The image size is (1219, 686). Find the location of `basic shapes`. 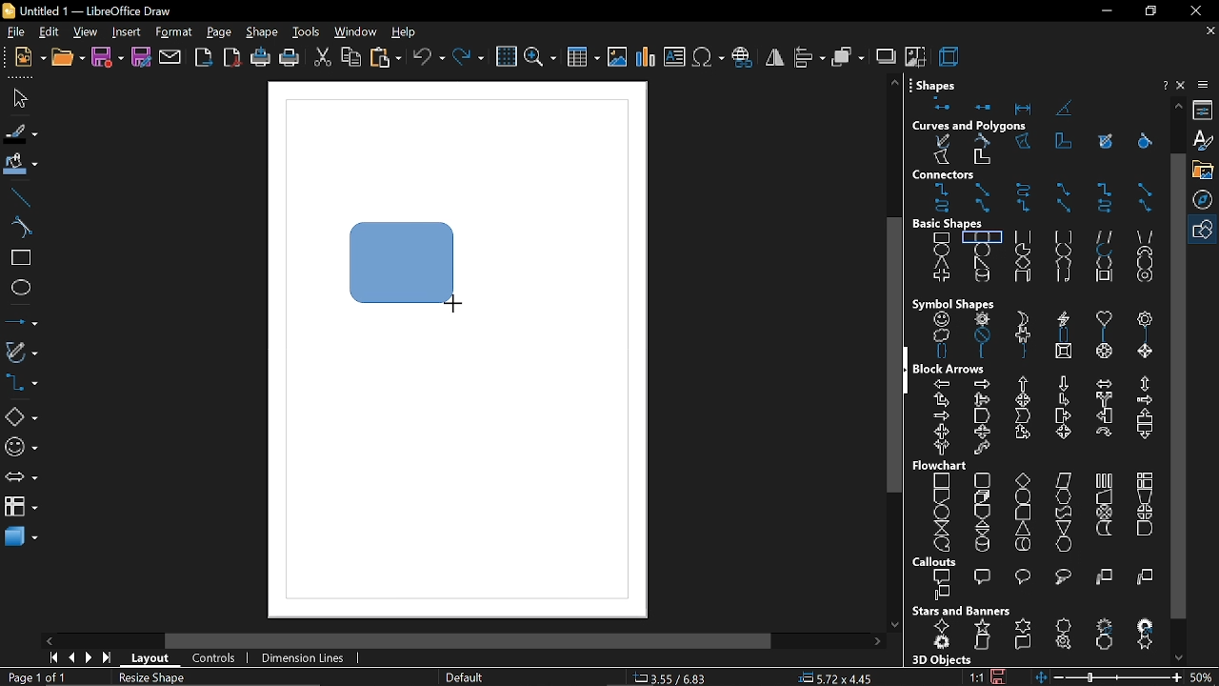

basic shapes is located at coordinates (959, 224).